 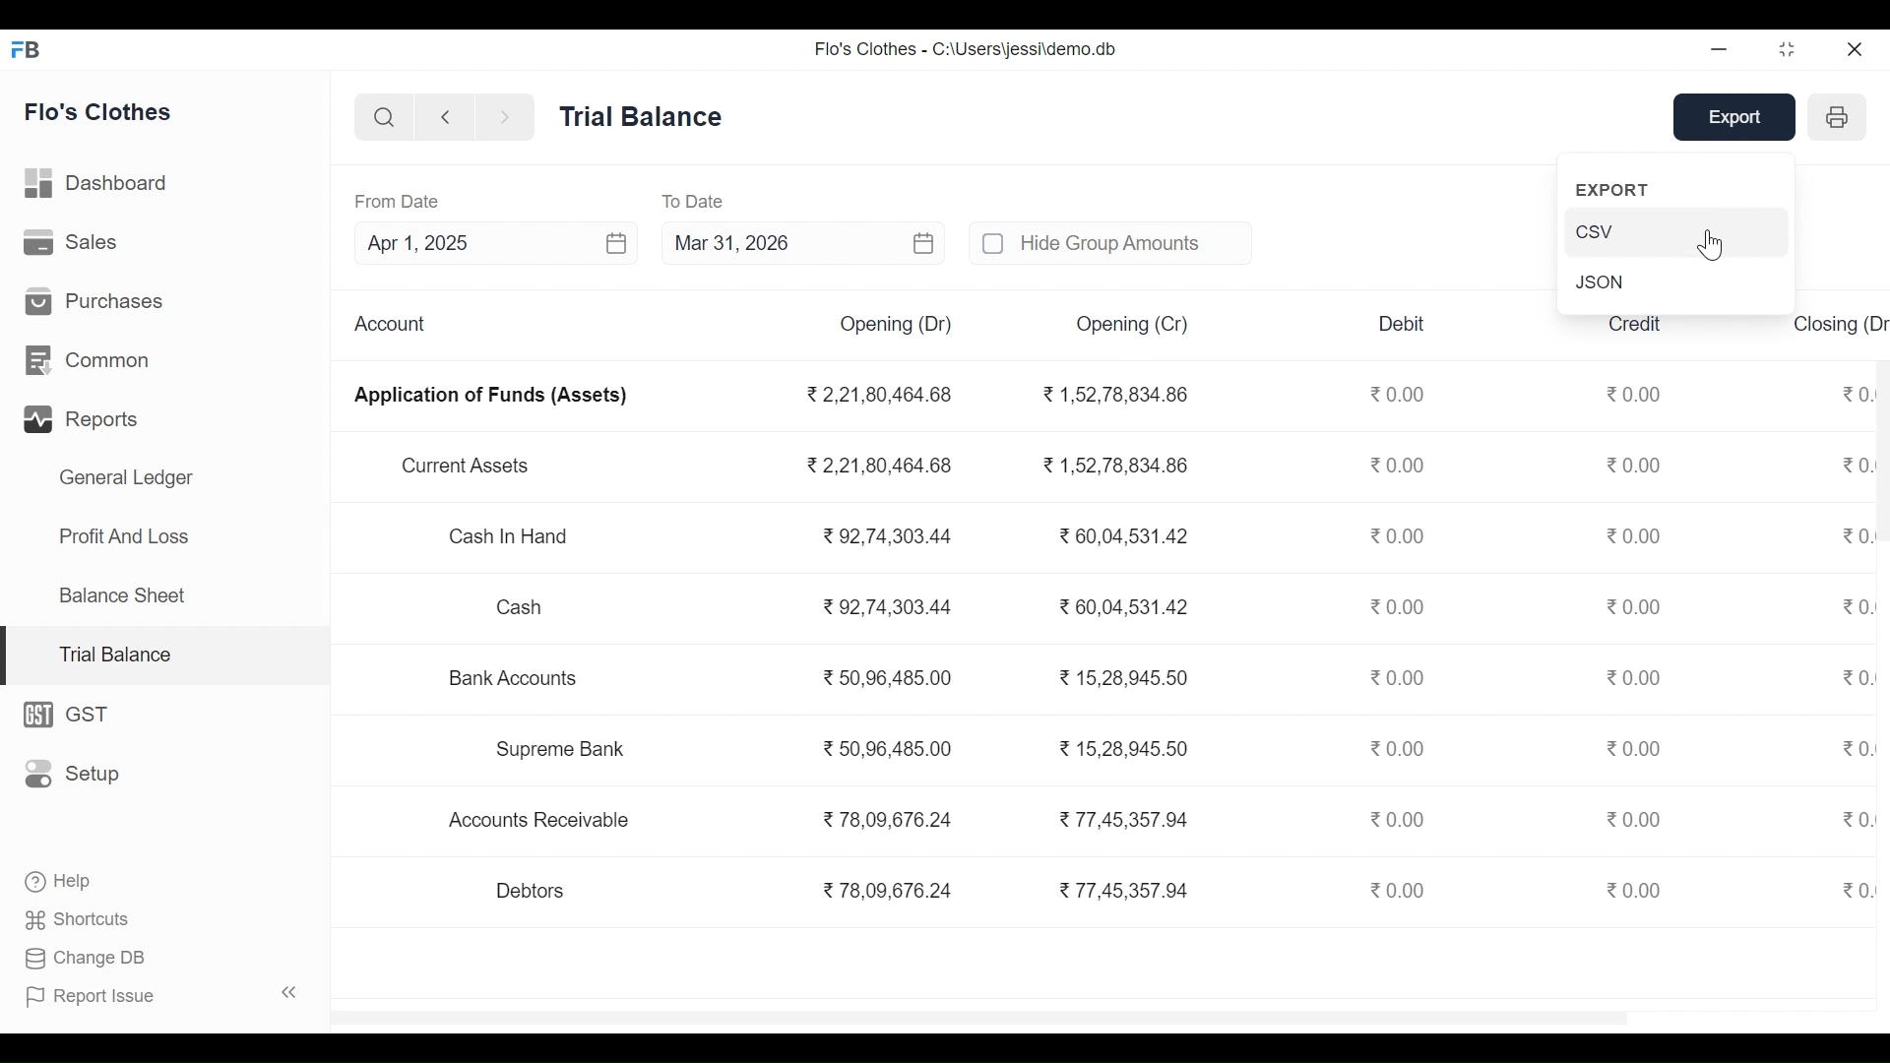 What do you see at coordinates (1126, 748) in the screenshot?
I see `15,28,945.50` at bounding box center [1126, 748].